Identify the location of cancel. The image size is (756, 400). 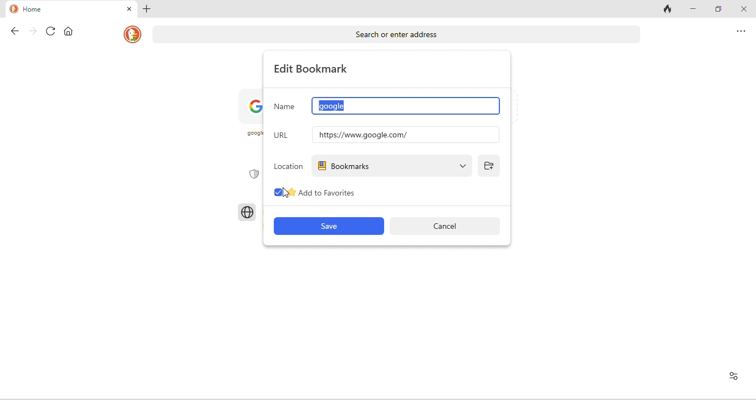
(450, 226).